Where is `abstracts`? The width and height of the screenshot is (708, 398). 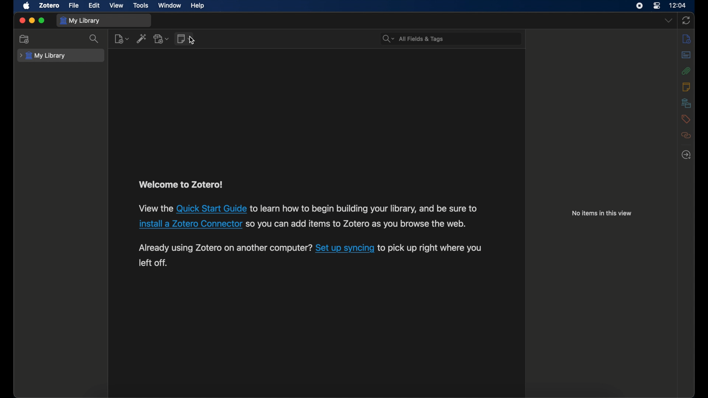 abstracts is located at coordinates (687, 55).